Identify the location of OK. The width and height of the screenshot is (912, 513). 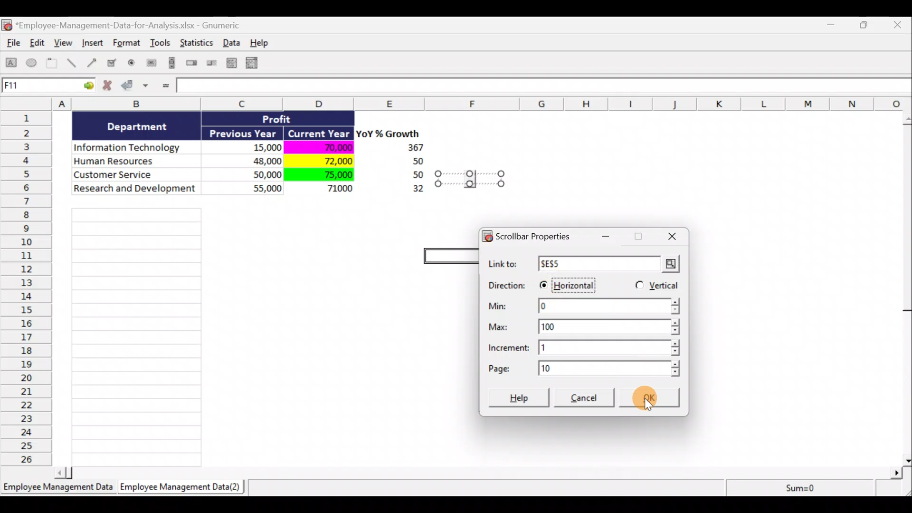
(658, 401).